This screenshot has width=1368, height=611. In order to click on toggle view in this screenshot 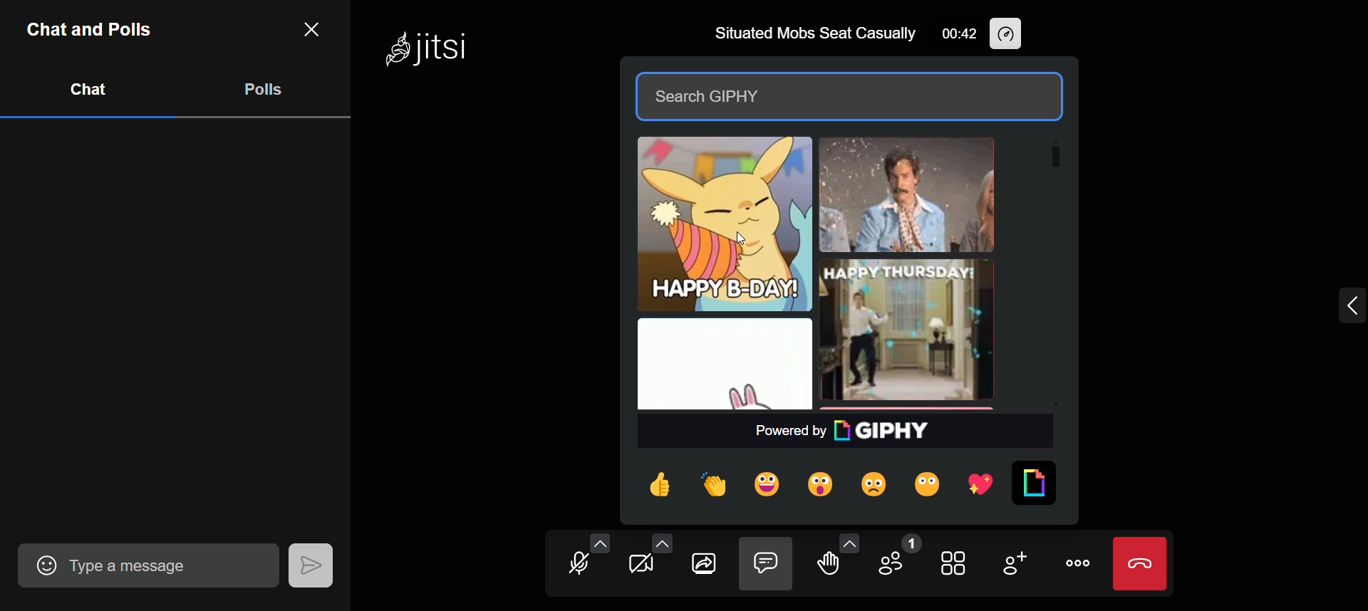, I will do `click(950, 560)`.